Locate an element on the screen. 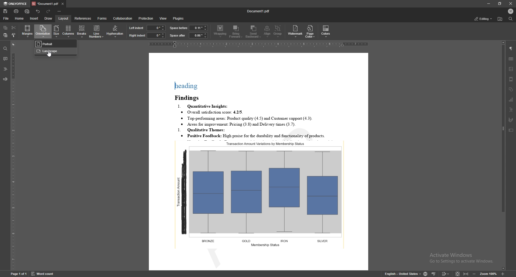 The width and height of the screenshot is (516, 277). locate file is located at coordinates (500, 19).